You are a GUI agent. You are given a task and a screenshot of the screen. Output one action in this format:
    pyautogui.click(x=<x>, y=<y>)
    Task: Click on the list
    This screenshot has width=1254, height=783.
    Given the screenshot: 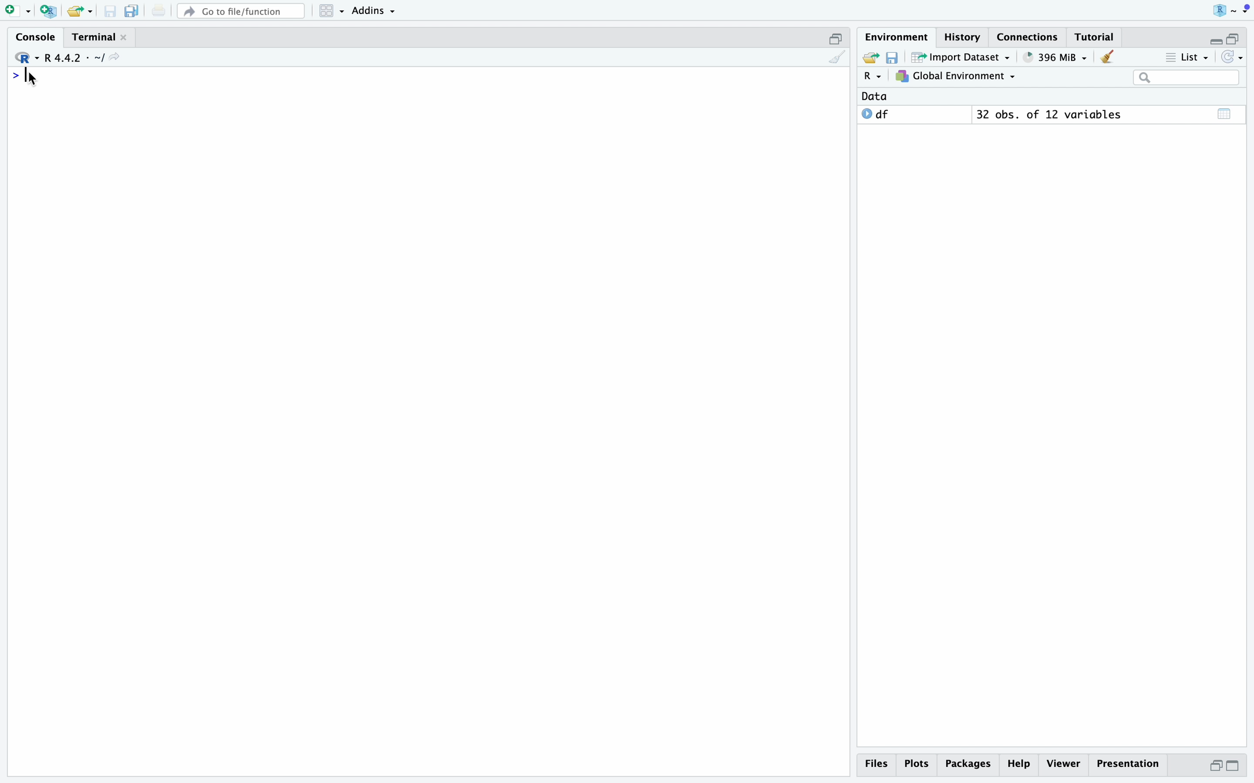 What is the action you would take?
    pyautogui.click(x=1188, y=56)
    